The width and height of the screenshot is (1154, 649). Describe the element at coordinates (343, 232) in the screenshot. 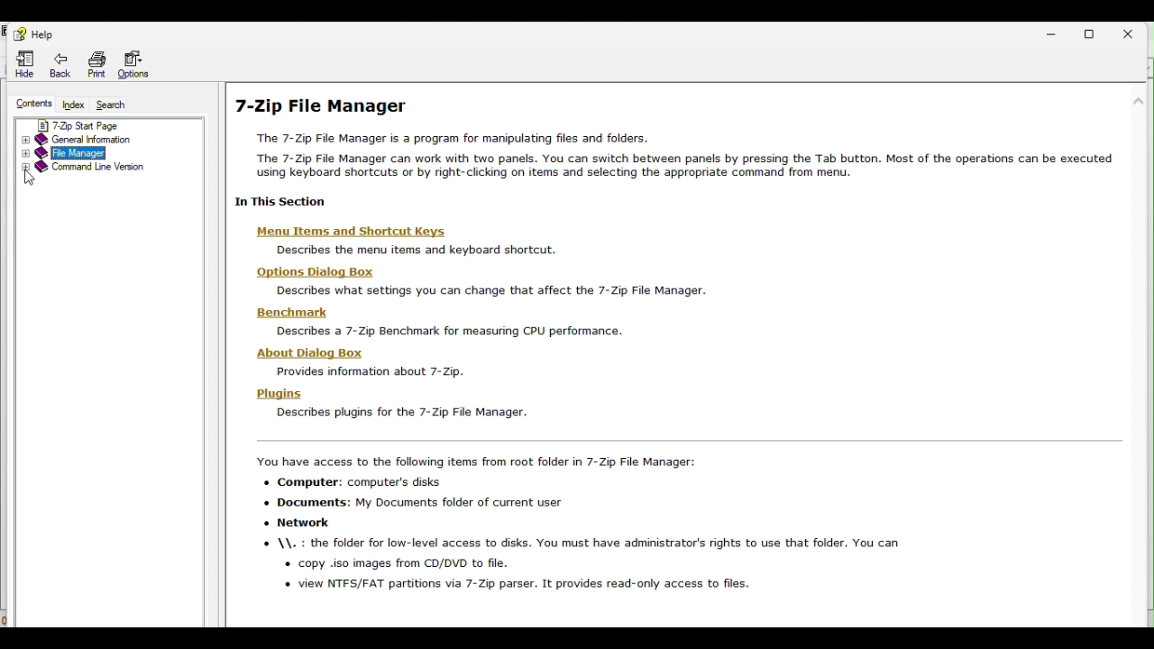

I see `Menu Items and Shortcut Keys` at that location.